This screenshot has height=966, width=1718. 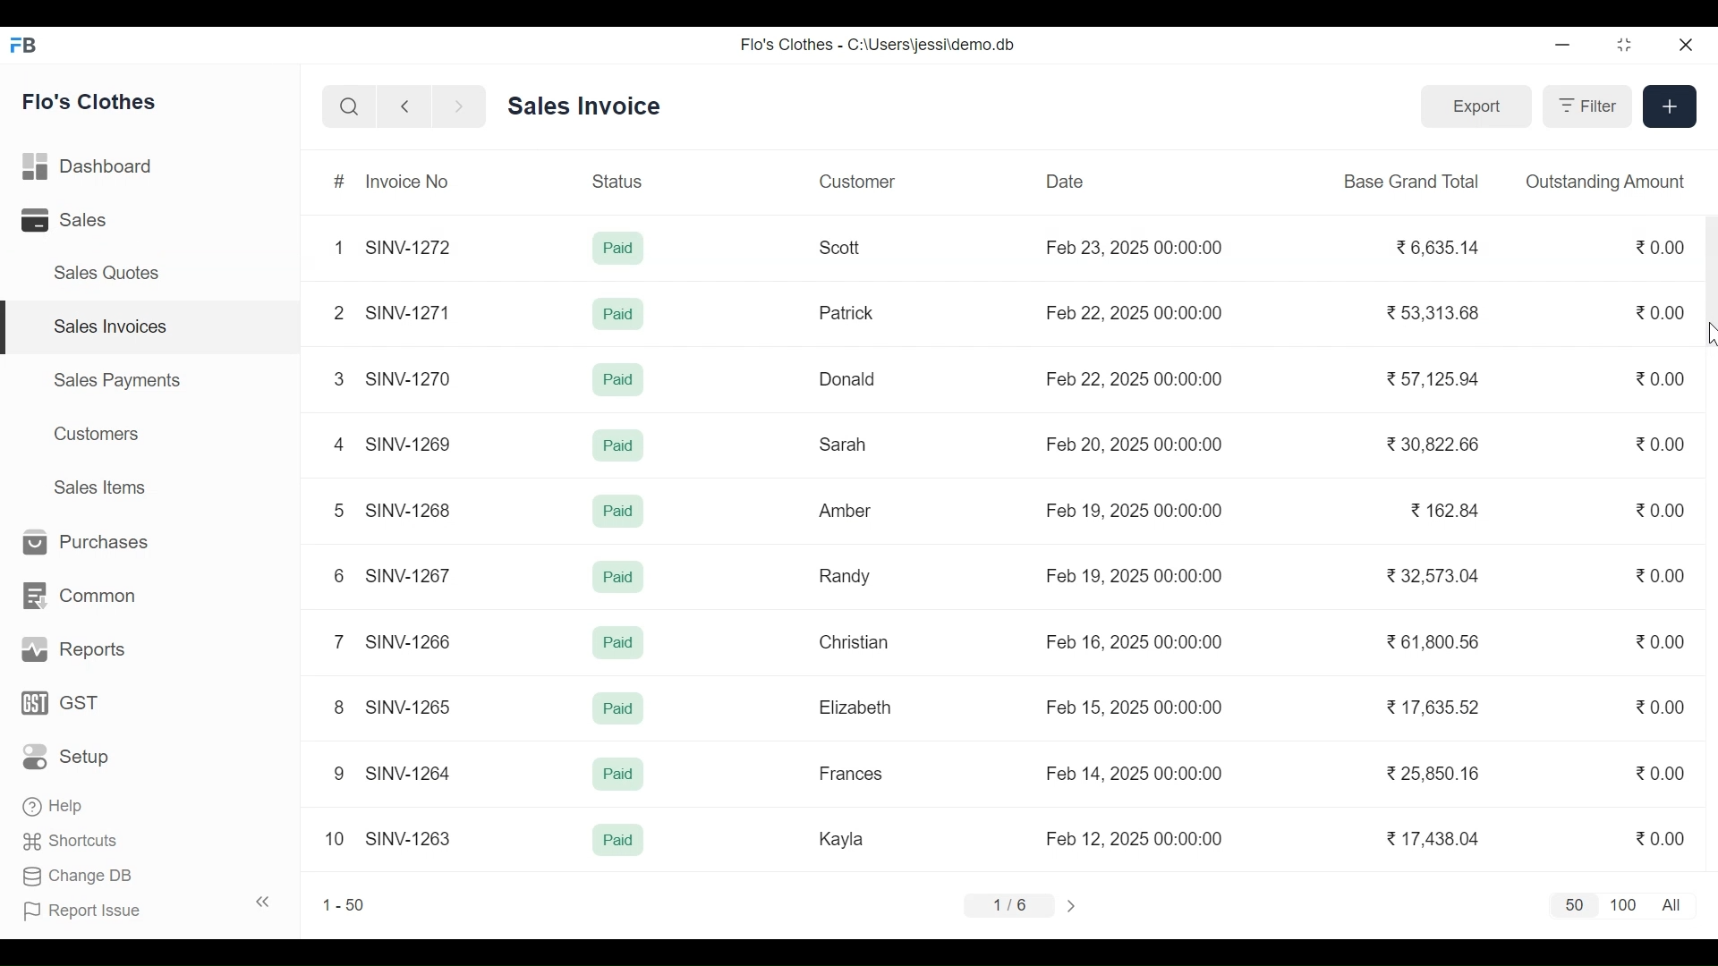 I want to click on 4, so click(x=338, y=444).